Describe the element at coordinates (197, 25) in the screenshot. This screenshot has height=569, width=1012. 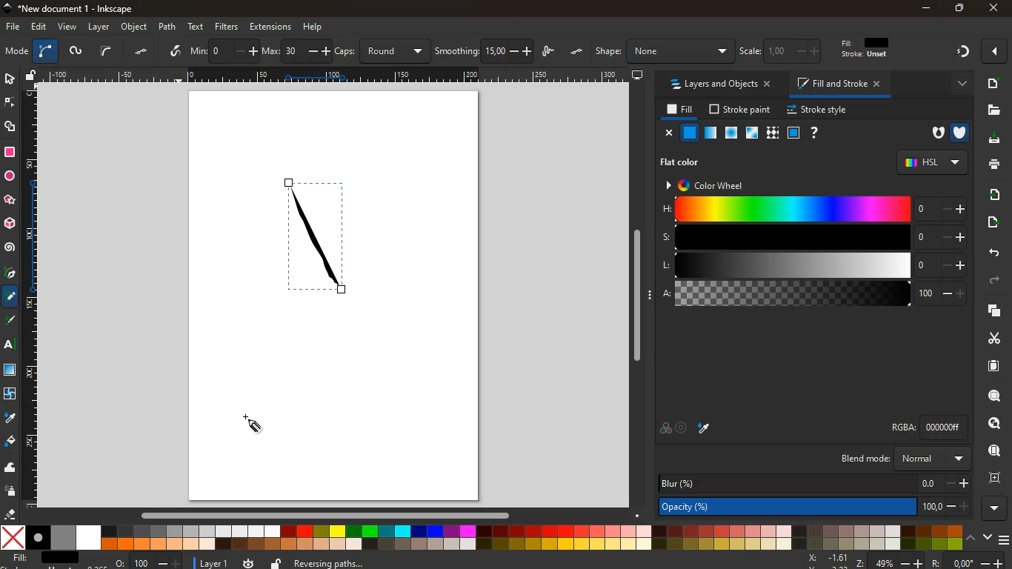
I see `text` at that location.